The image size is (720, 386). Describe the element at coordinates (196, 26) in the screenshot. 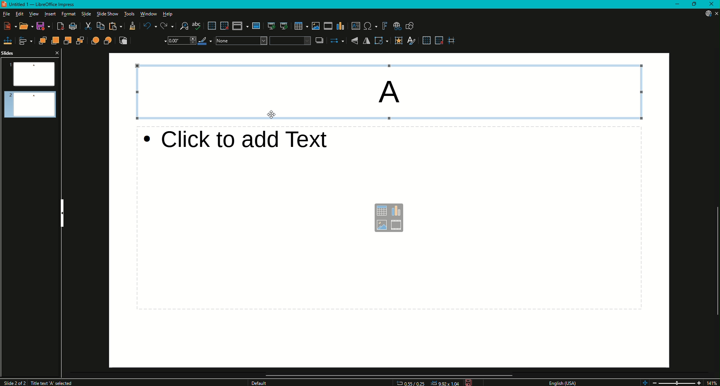

I see `Spelling` at that location.